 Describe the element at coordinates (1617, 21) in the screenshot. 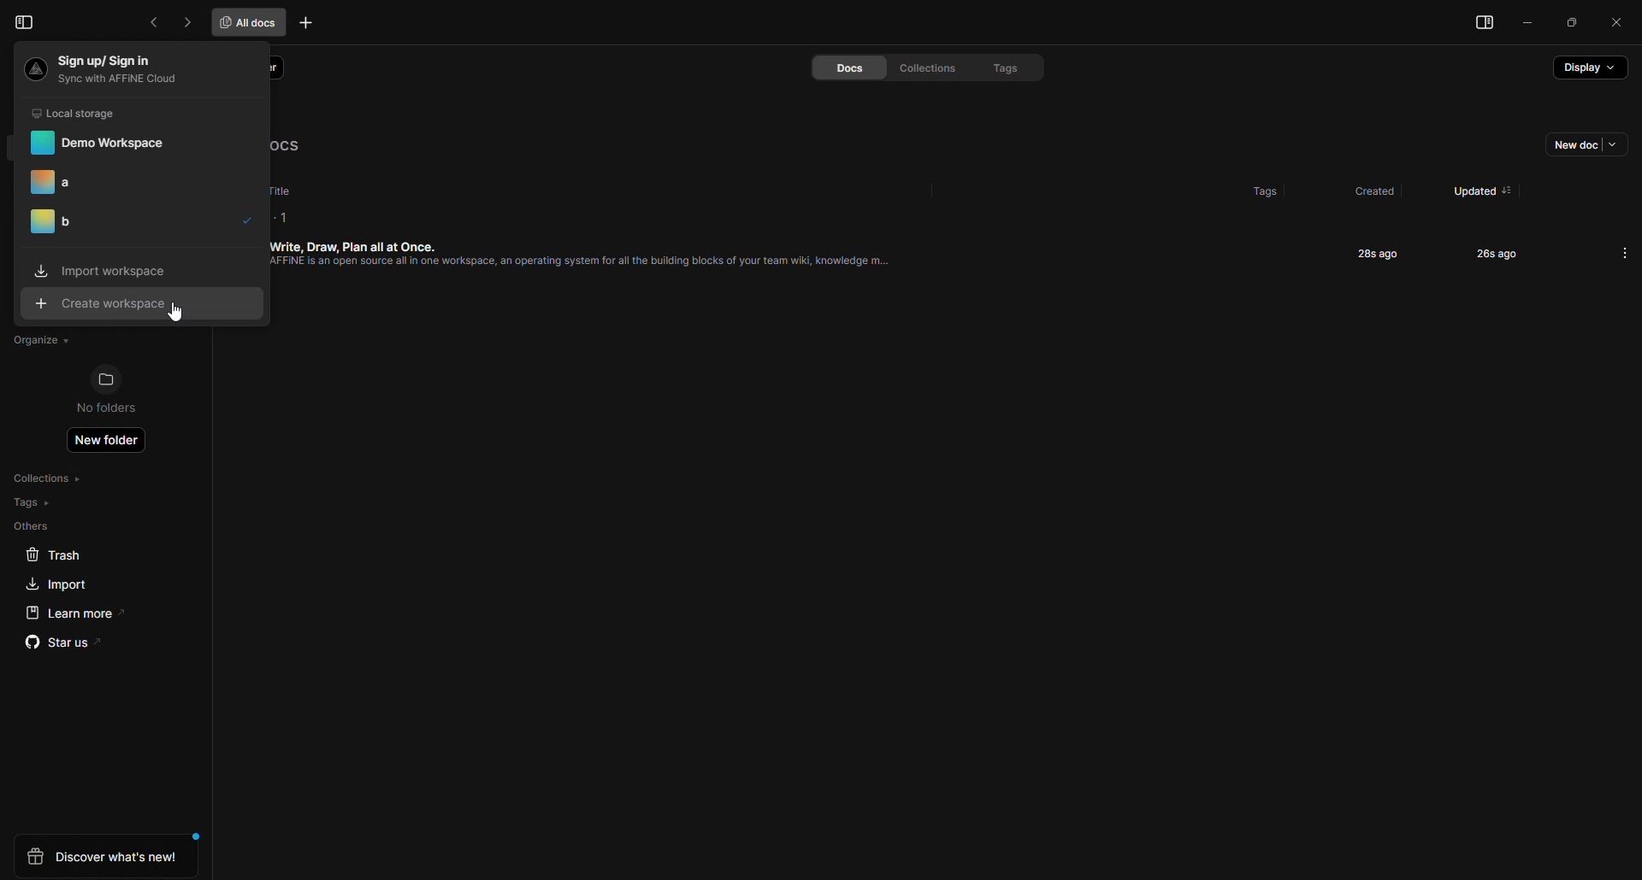

I see `close` at that location.